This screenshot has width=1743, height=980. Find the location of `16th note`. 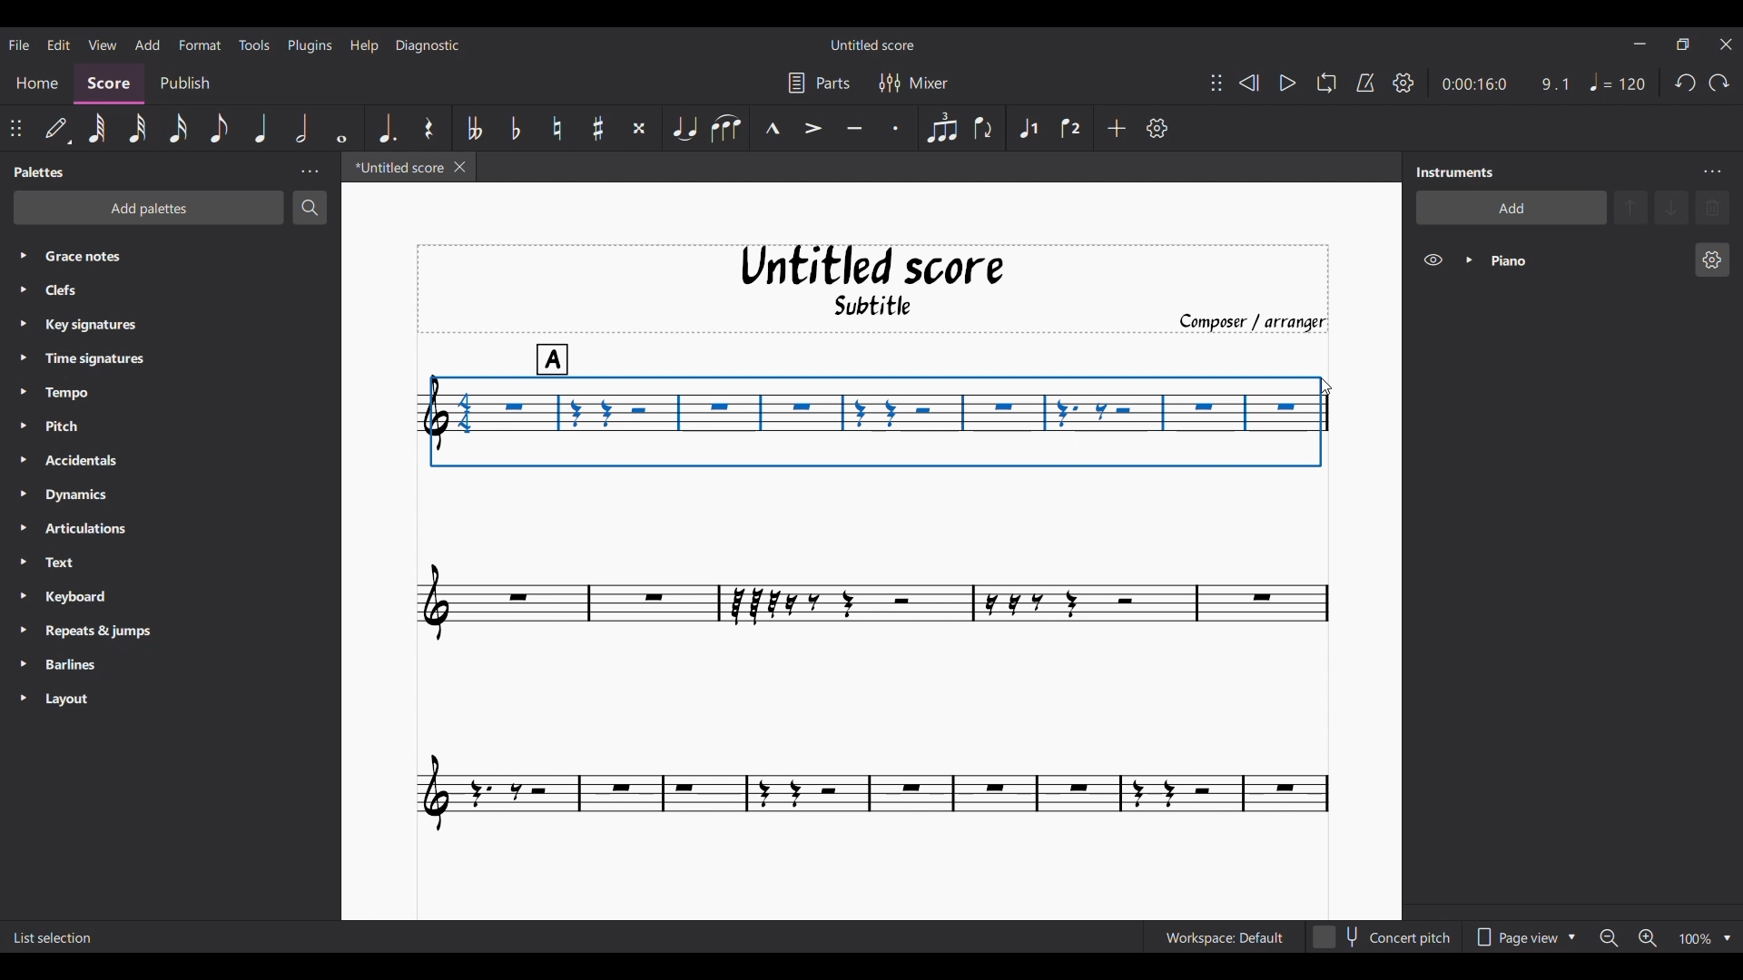

16th note is located at coordinates (178, 127).